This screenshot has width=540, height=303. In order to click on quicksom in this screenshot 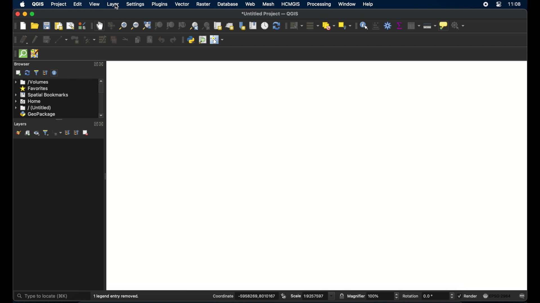, I will do `click(23, 54)`.